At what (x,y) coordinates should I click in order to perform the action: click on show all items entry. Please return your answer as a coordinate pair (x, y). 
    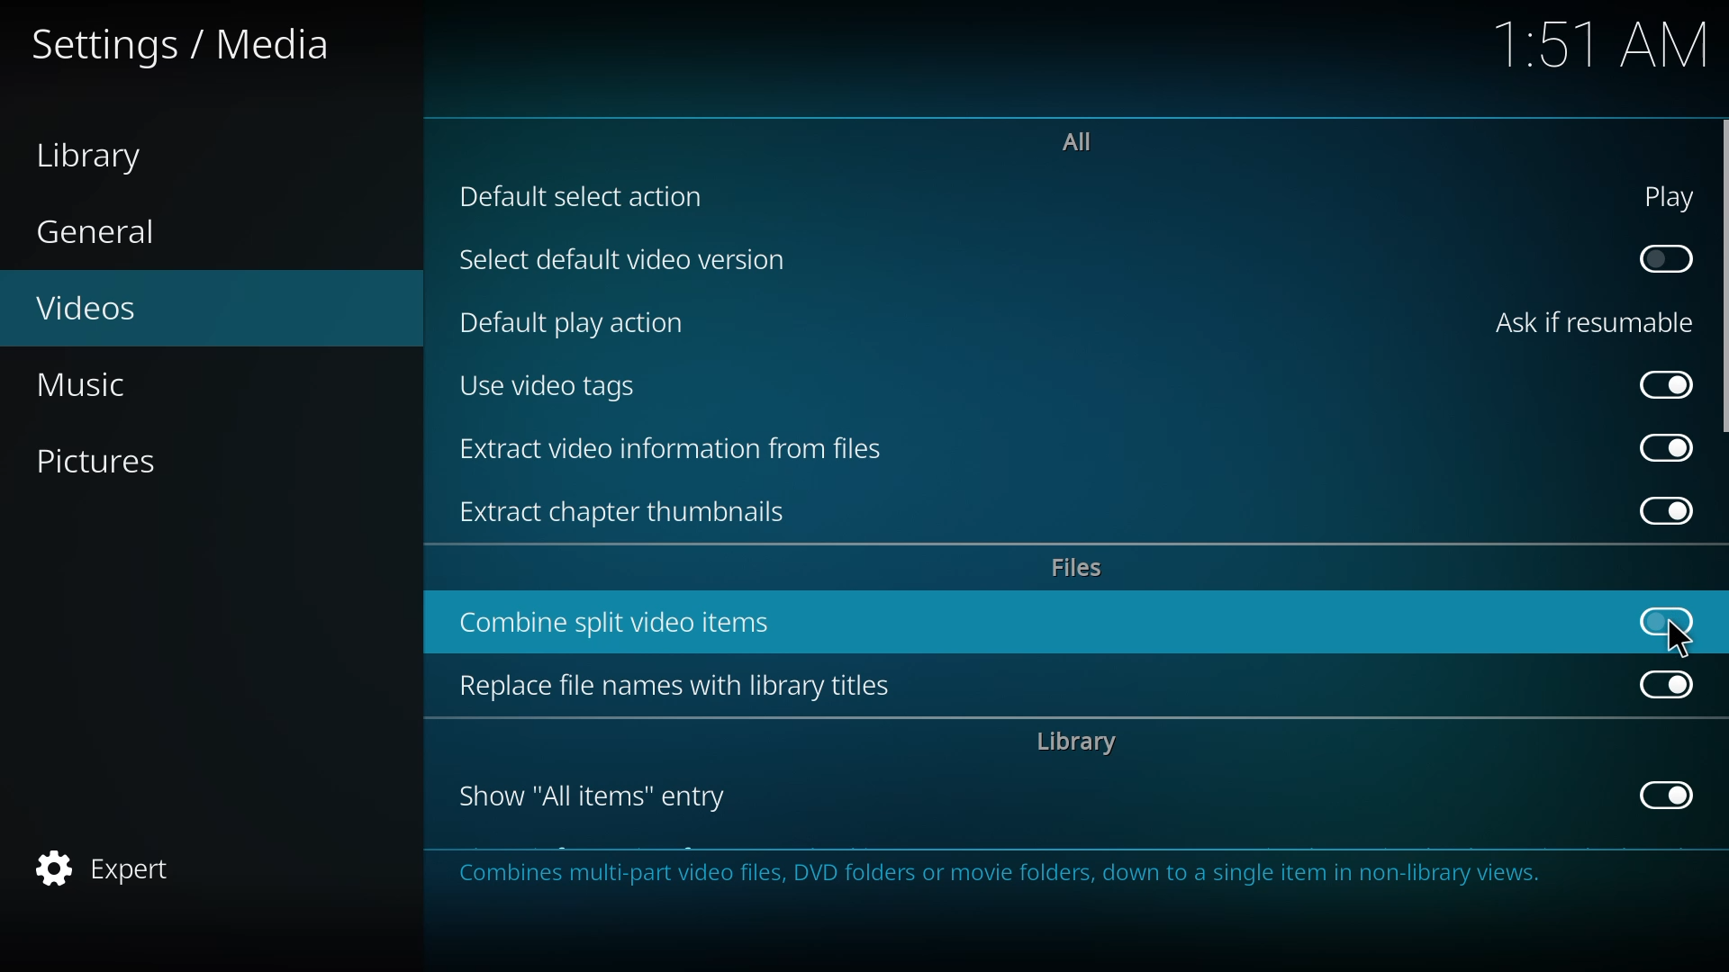
    Looking at the image, I should click on (594, 795).